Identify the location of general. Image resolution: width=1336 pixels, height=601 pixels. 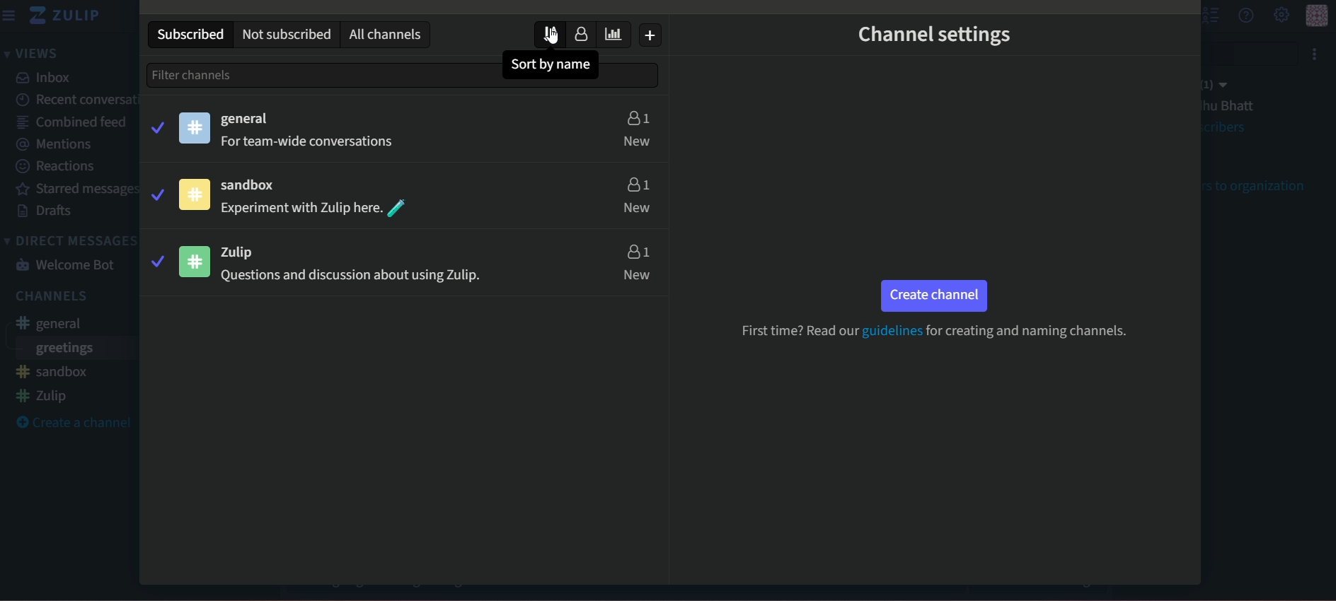
(52, 325).